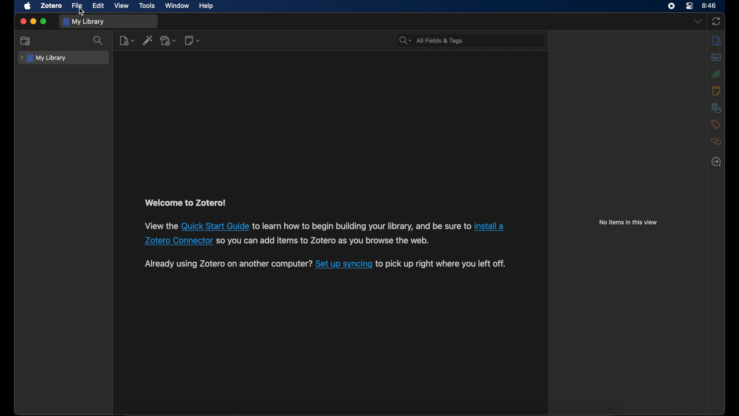 The width and height of the screenshot is (739, 416). I want to click on cursor on file, so click(83, 12).